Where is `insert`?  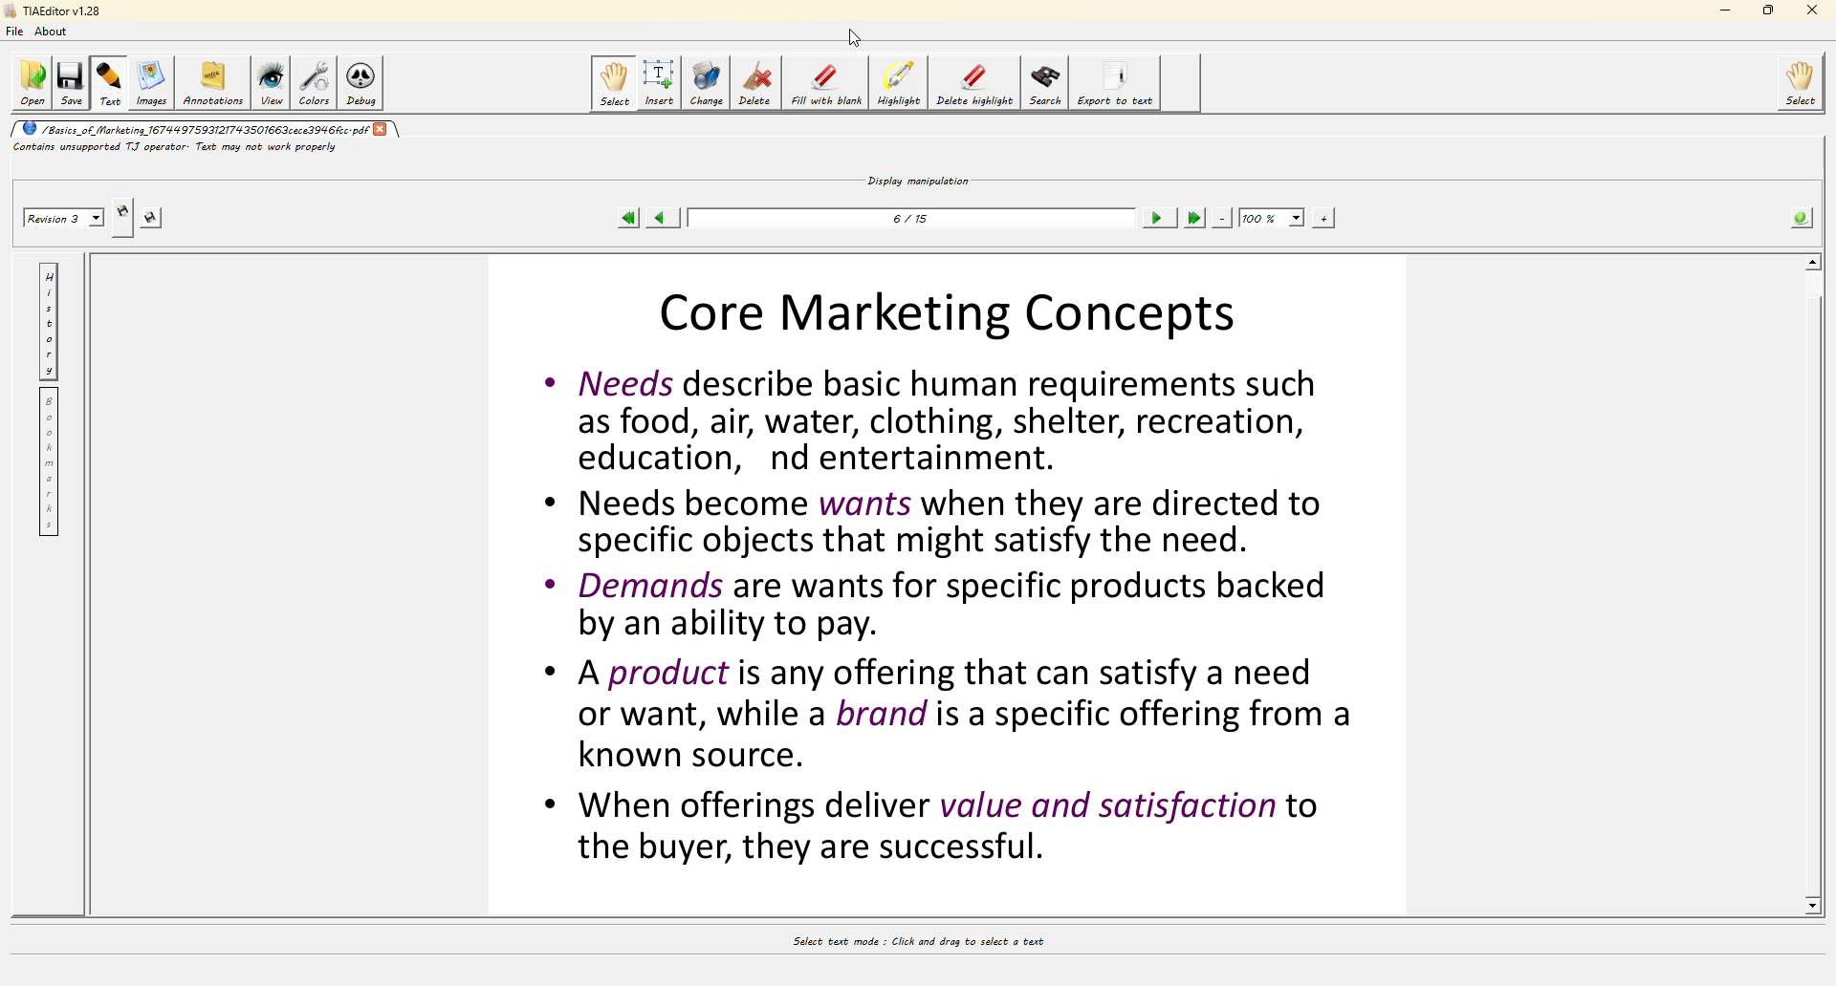
insert is located at coordinates (660, 82).